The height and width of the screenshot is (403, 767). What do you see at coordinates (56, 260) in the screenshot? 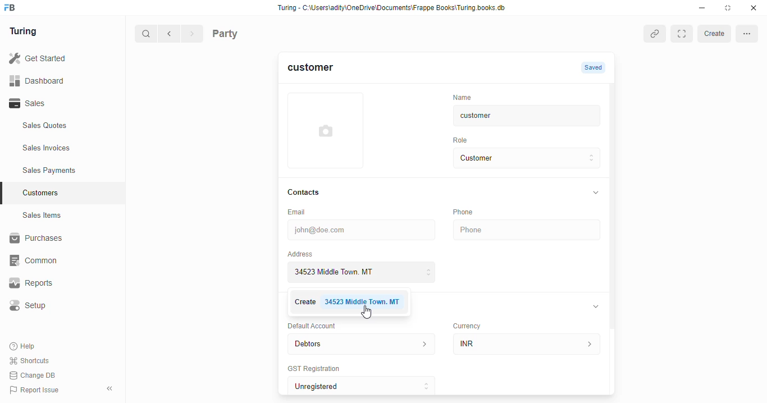
I see `‘Common` at bounding box center [56, 260].